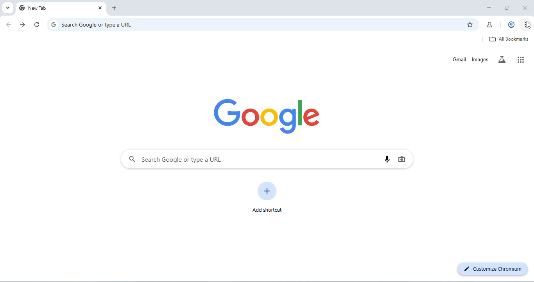  What do you see at coordinates (458, 59) in the screenshot?
I see `gmail` at bounding box center [458, 59].